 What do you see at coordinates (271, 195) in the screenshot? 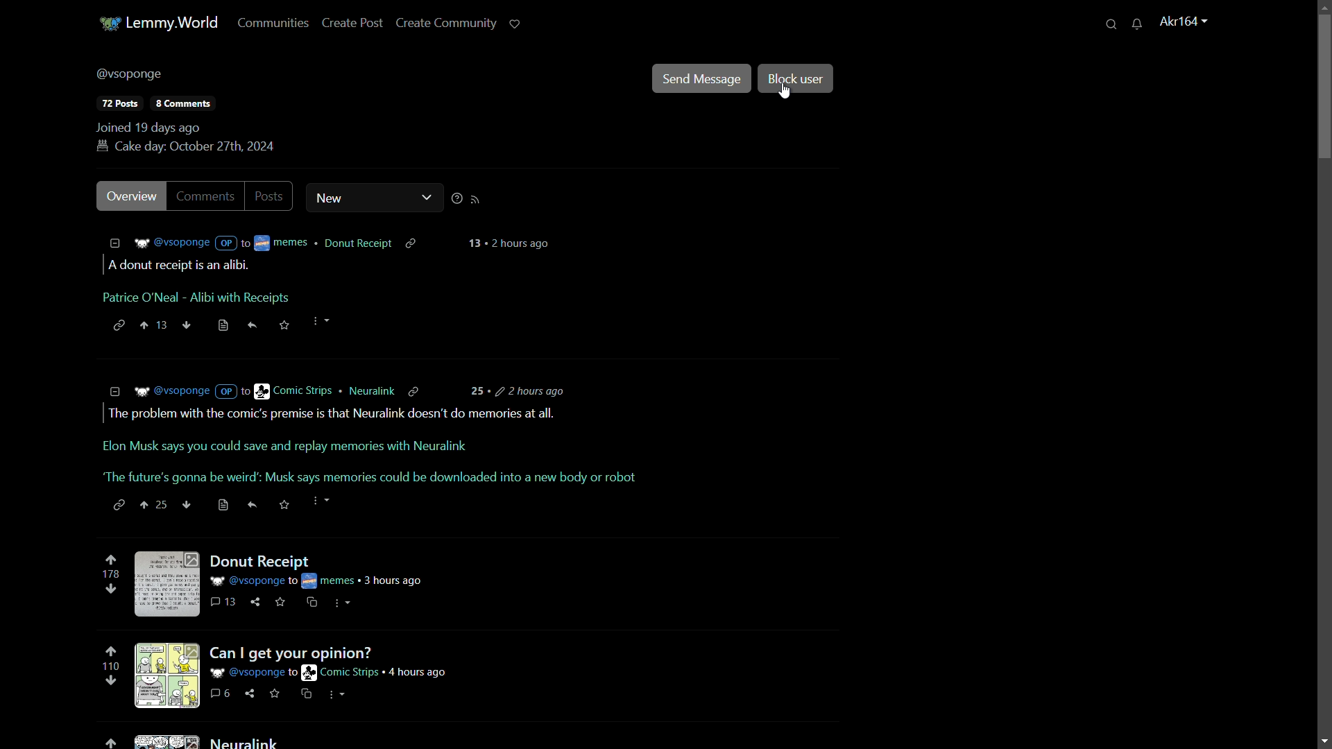
I see `posts` at bounding box center [271, 195].